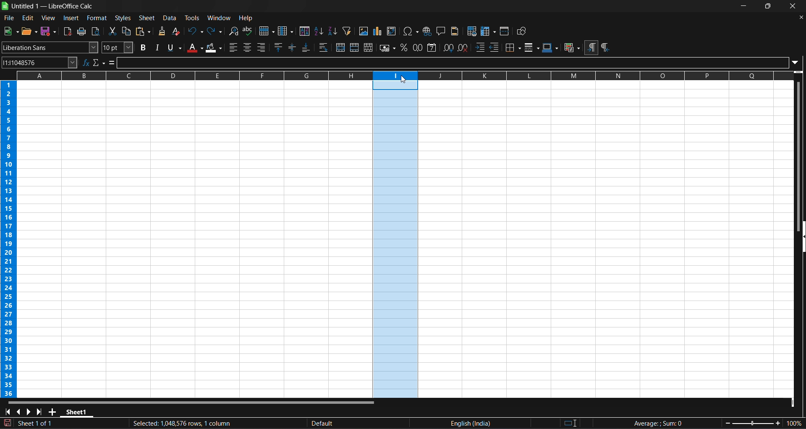 The width and height of the screenshot is (806, 429). I want to click on formula, so click(656, 423).